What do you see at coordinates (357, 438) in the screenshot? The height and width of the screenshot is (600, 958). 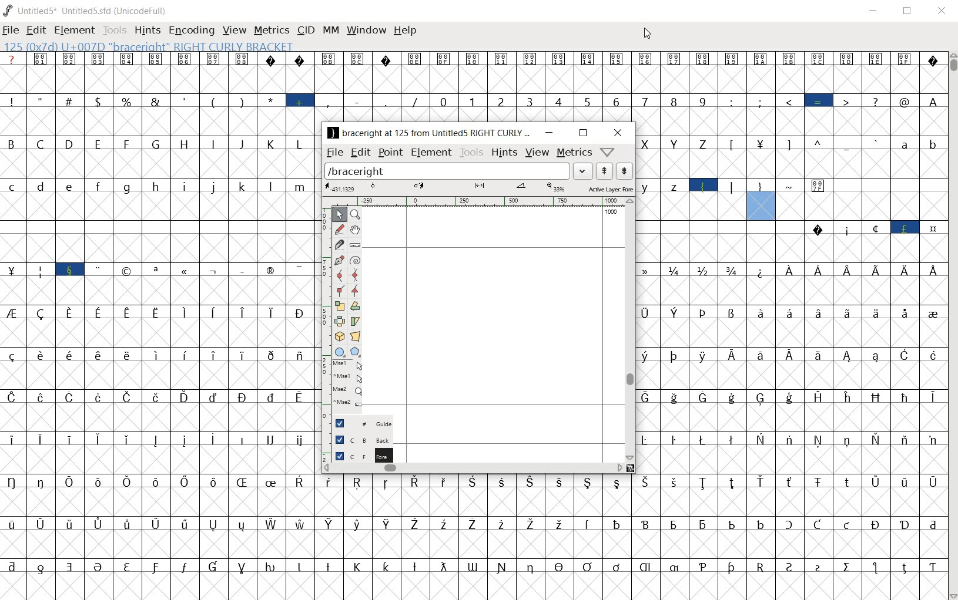 I see `background` at bounding box center [357, 438].